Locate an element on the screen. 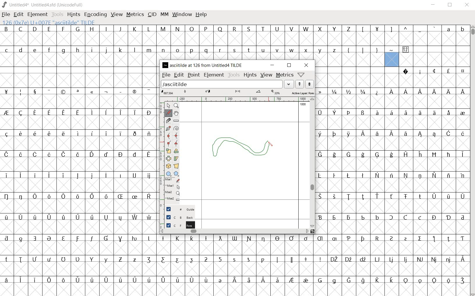  element is located at coordinates (214, 75).